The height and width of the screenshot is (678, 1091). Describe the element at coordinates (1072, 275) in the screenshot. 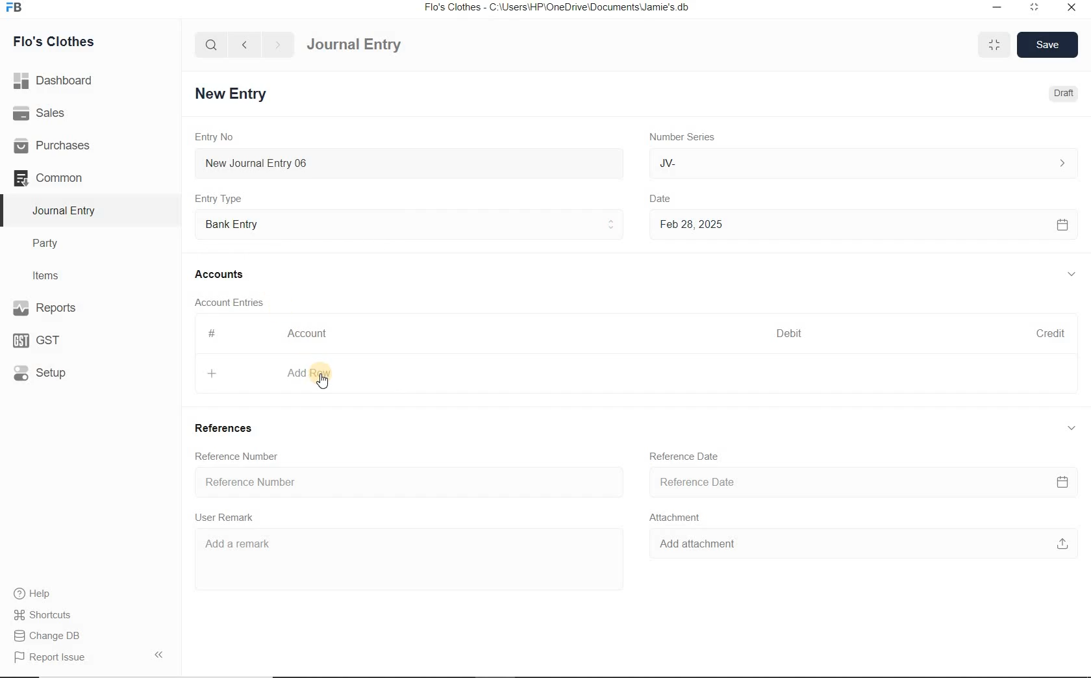

I see `collapse` at that location.